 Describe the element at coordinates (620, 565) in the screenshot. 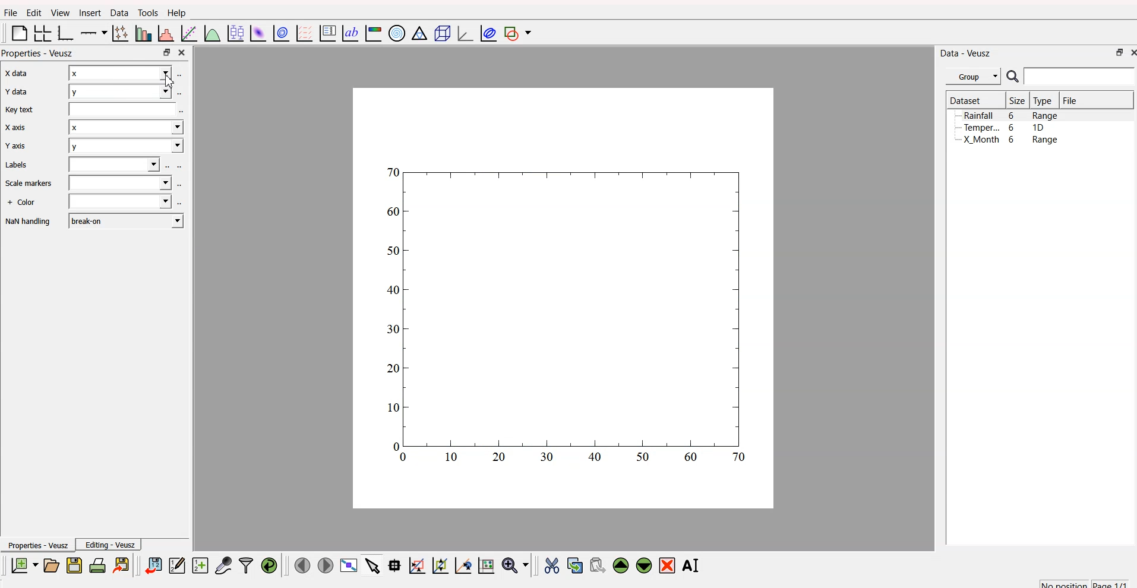

I see `move up the widget` at that location.